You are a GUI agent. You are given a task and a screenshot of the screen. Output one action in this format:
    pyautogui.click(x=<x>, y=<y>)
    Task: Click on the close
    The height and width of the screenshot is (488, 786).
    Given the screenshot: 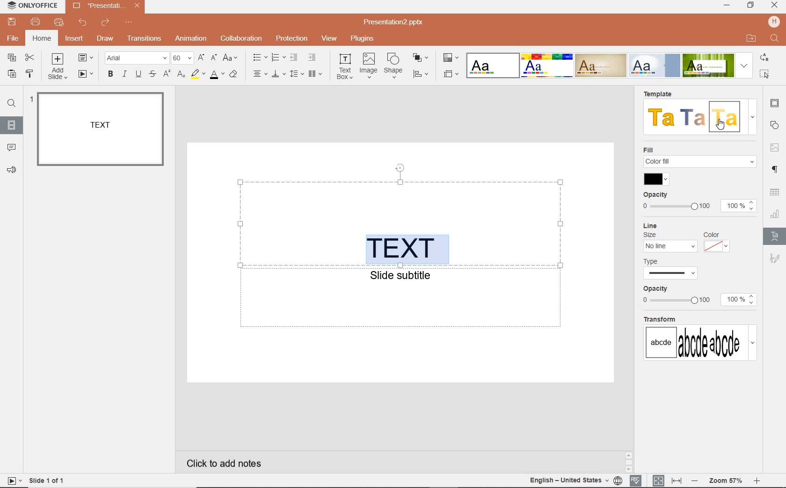 What is the action you would take?
    pyautogui.click(x=137, y=6)
    